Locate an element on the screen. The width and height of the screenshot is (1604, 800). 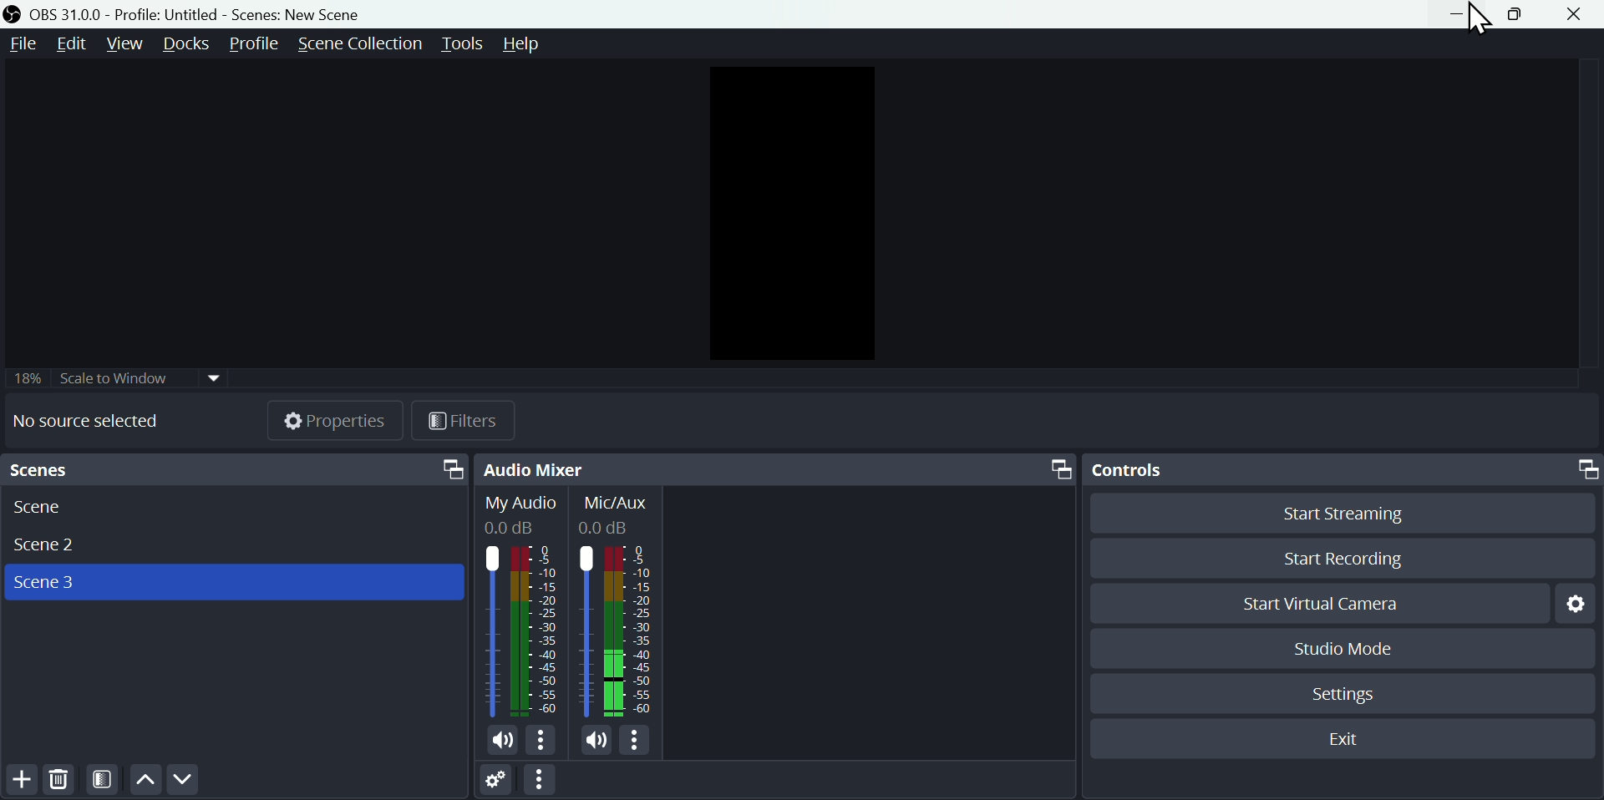
More options is located at coordinates (543, 742).